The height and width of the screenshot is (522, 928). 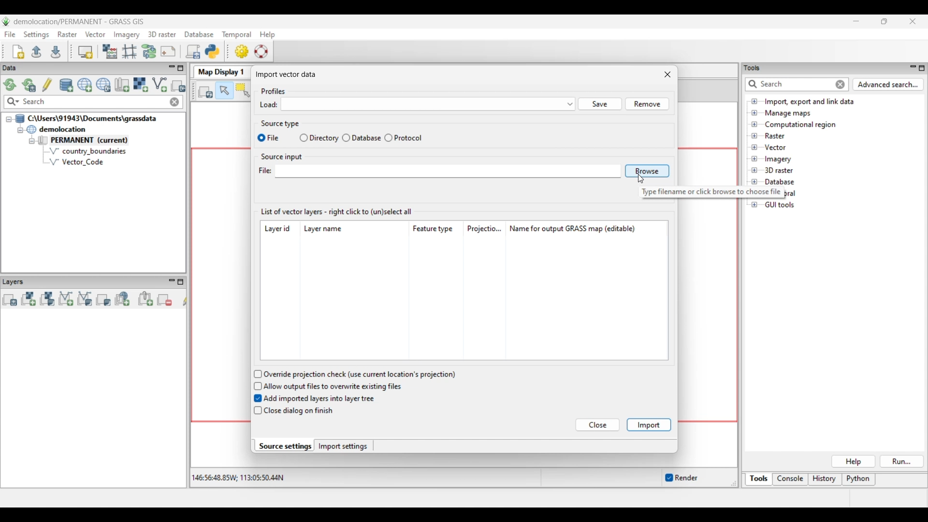 I want to click on Click to open Computational region, so click(x=754, y=124).